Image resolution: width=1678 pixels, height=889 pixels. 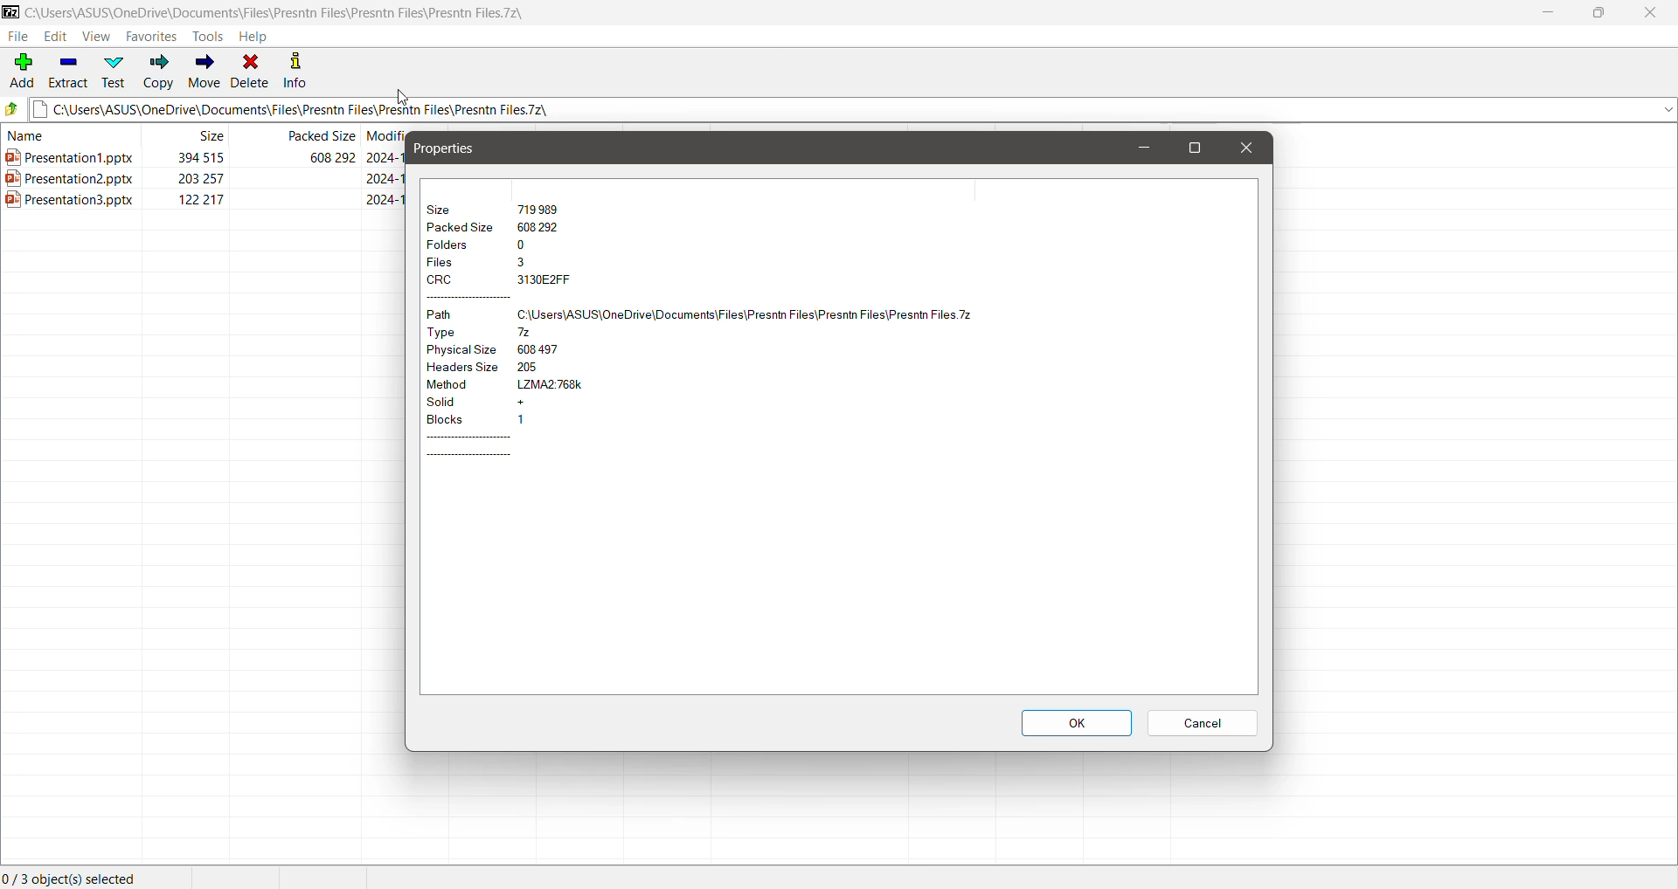 What do you see at coordinates (321, 137) in the screenshot?
I see `Packed Size` at bounding box center [321, 137].